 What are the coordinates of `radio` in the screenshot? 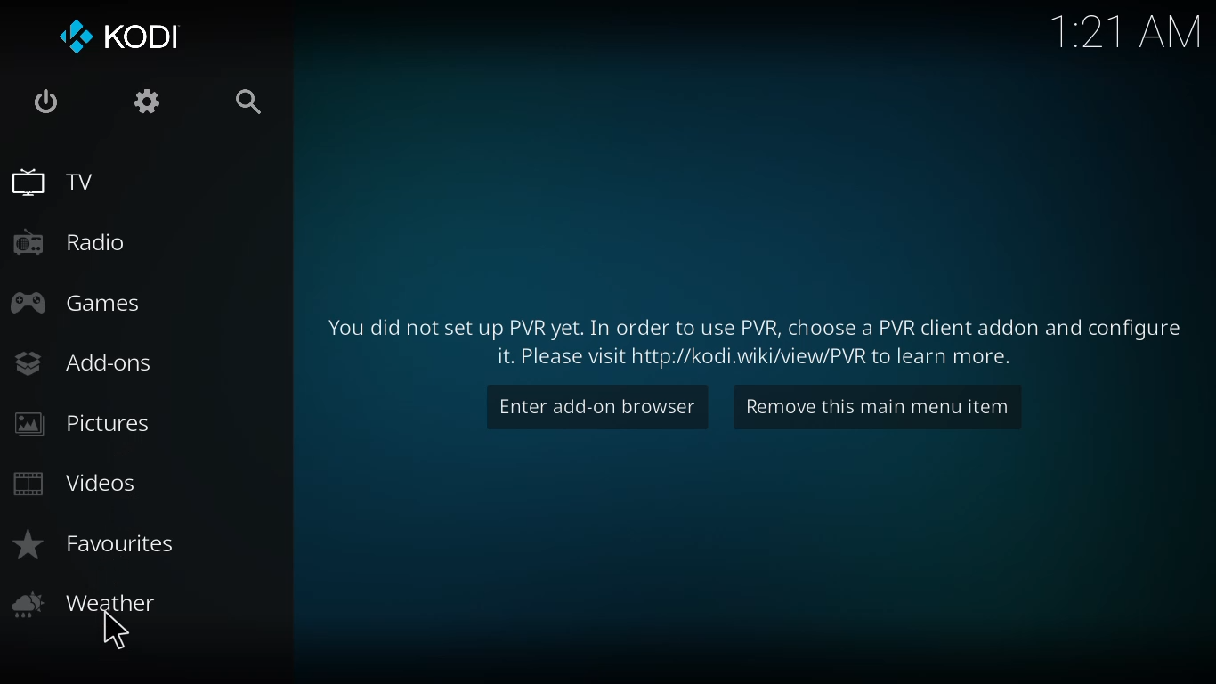 It's located at (67, 241).